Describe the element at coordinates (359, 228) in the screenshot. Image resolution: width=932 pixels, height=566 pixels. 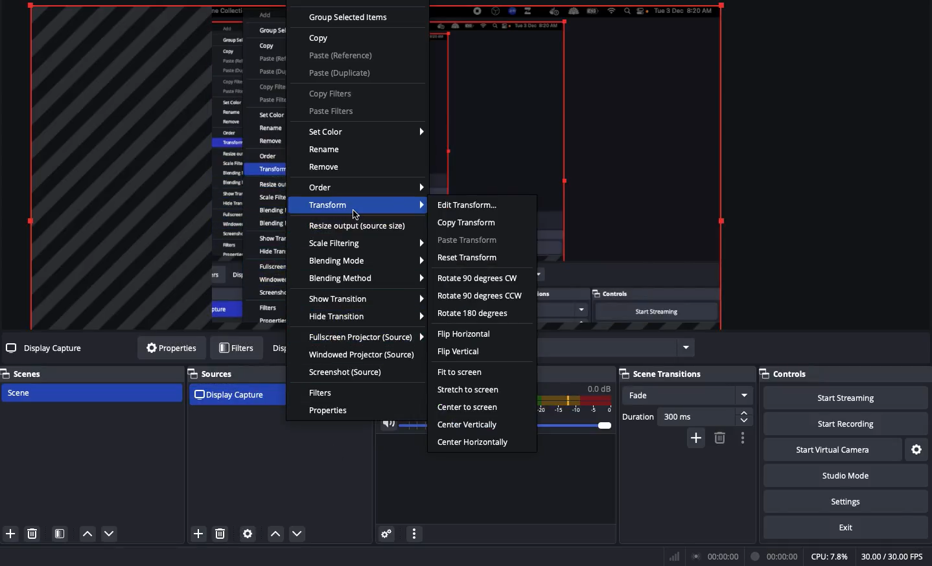
I see `Resize output` at that location.